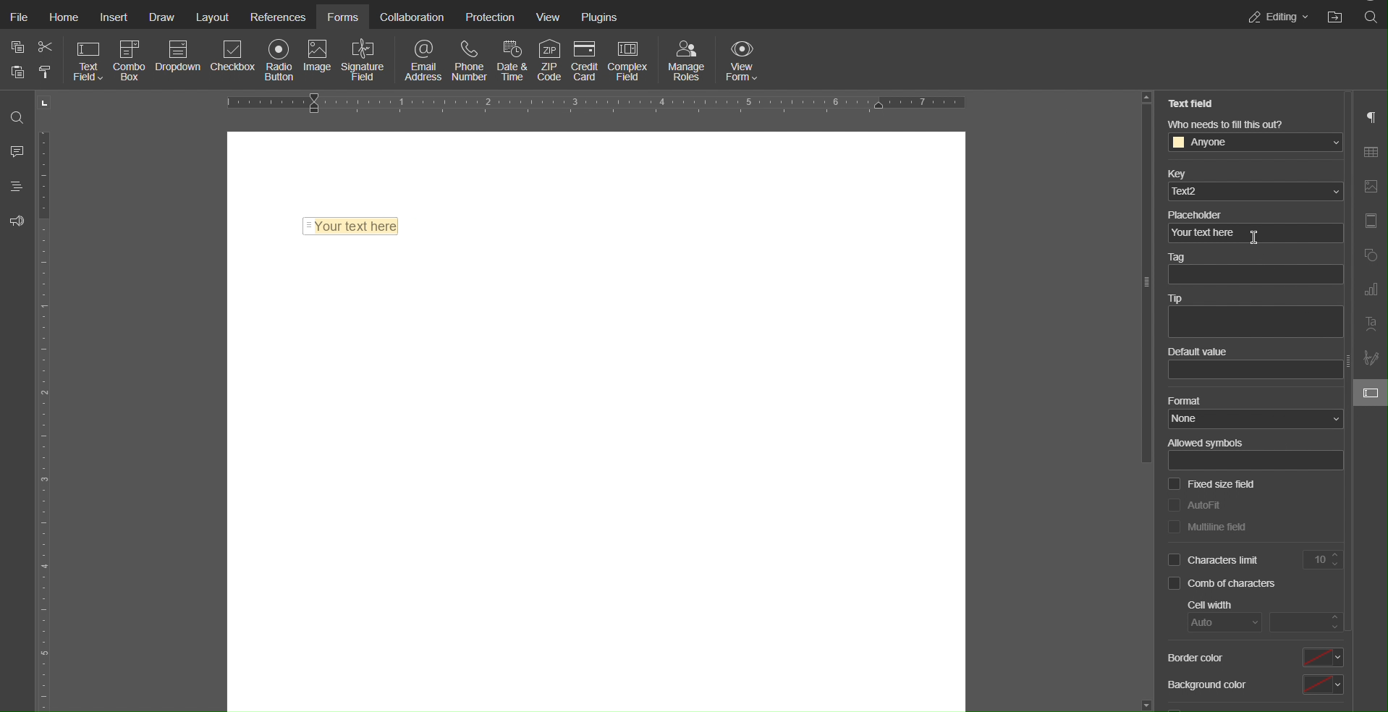 The width and height of the screenshot is (1388, 712). I want to click on Plugins, so click(599, 17).